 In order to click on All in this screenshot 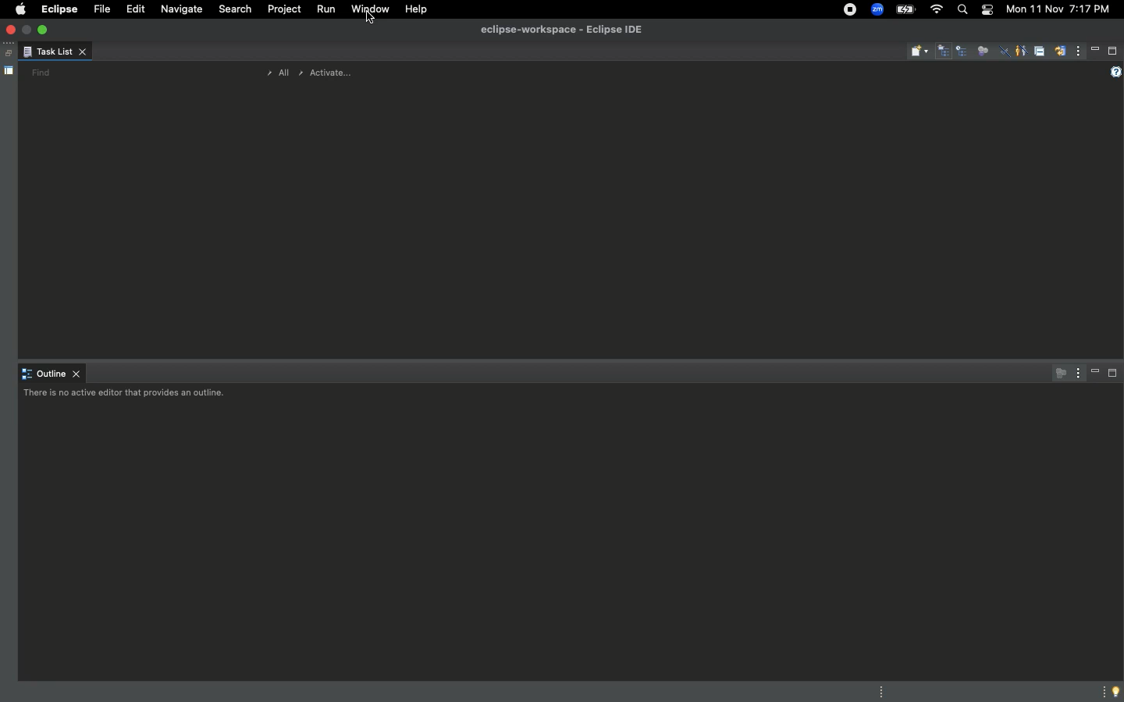, I will do `click(275, 73)`.